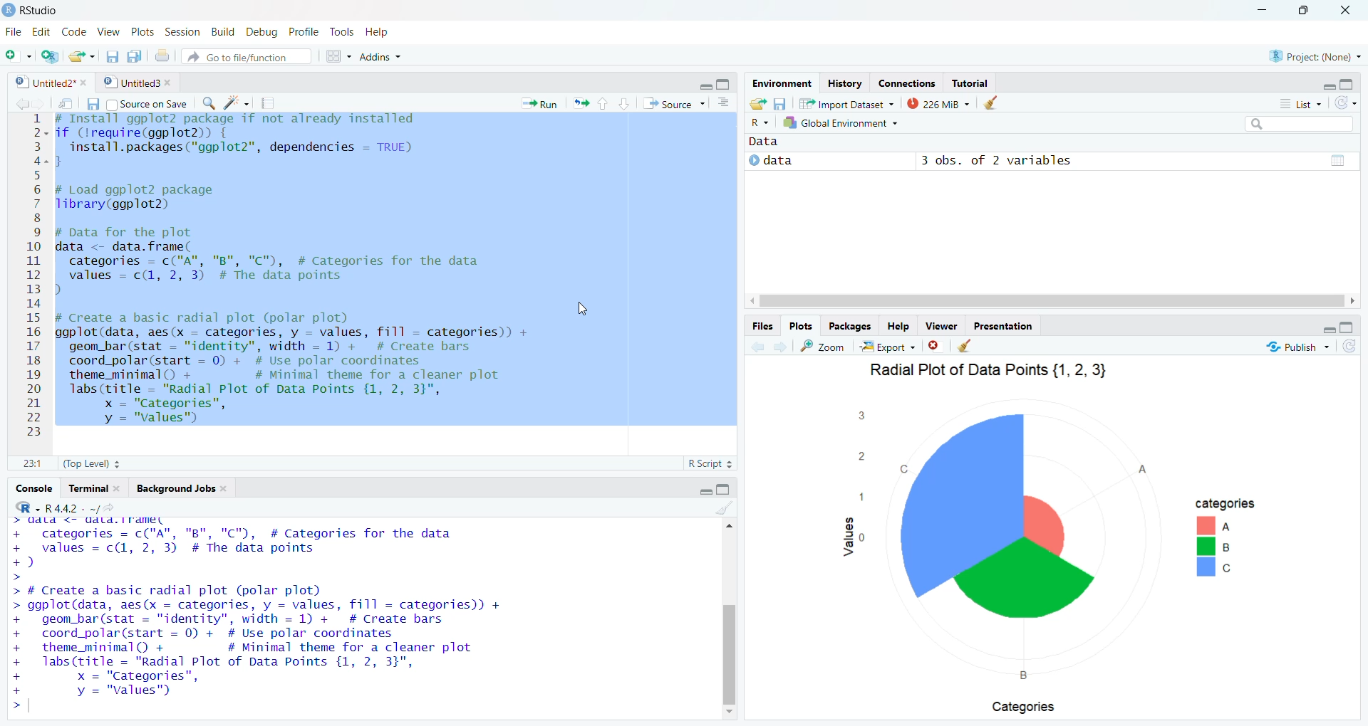  What do you see at coordinates (383, 269) in the screenshot?
I see `# Install ggplot2 package if not already installed ~~if (lrequire(ggplot2)) {install.packages ("ggplot2", dependencies - TRUE)}# Load ggplot2 packageTibrary(ggplot2)# Data for the plotdata <- data.frame(categories = c("A", "B", "C"), # Categories for the datavalues = c(1, 2, 3) # The data pointsp)# Create a basic radial plot (polar plot)ggplot(data, aes(x - categories, y = values, fill = categories)) +geom_bar (stat = "identity", width = 1) + # Create barscoord_polar(start = 0) + # Use polar coordinatestheme_minimal() + # Minimal theme for a cleaner plotlabs (title = "Radial Plot of Data Points {1, 2, 3}",x = "Categories",vy = "values` at bounding box center [383, 269].